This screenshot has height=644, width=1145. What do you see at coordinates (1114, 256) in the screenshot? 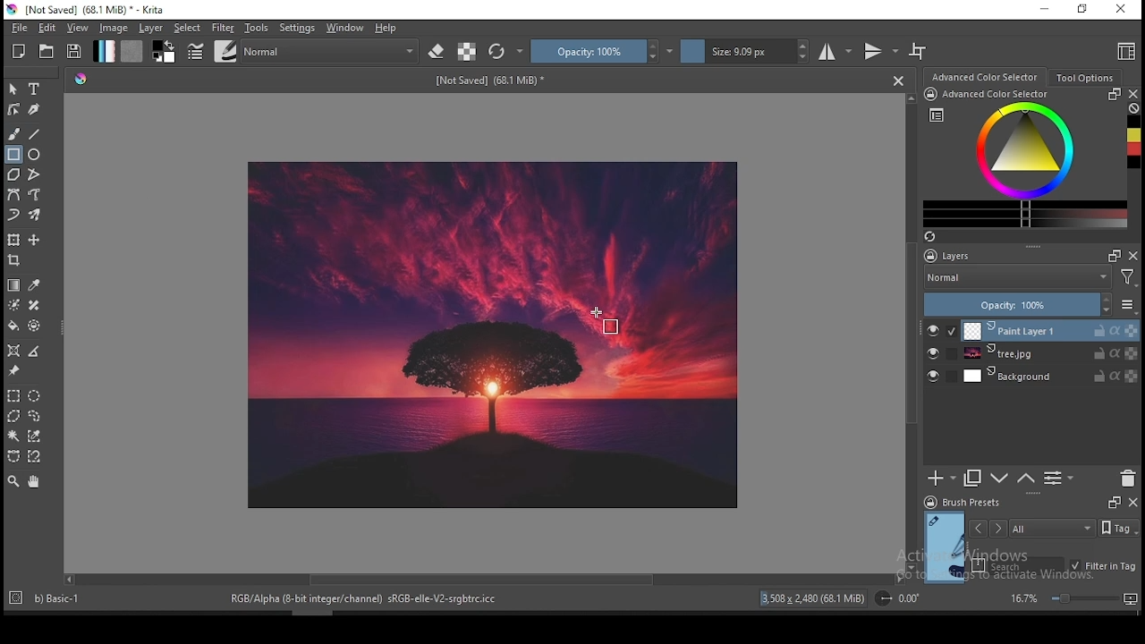
I see `Frame` at bounding box center [1114, 256].